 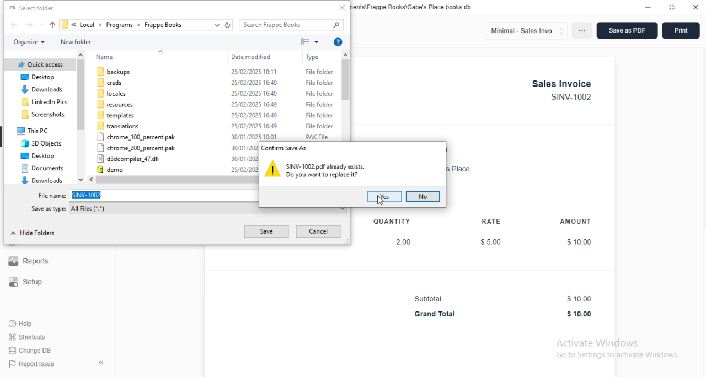 I want to click on documents, so click(x=42, y=168).